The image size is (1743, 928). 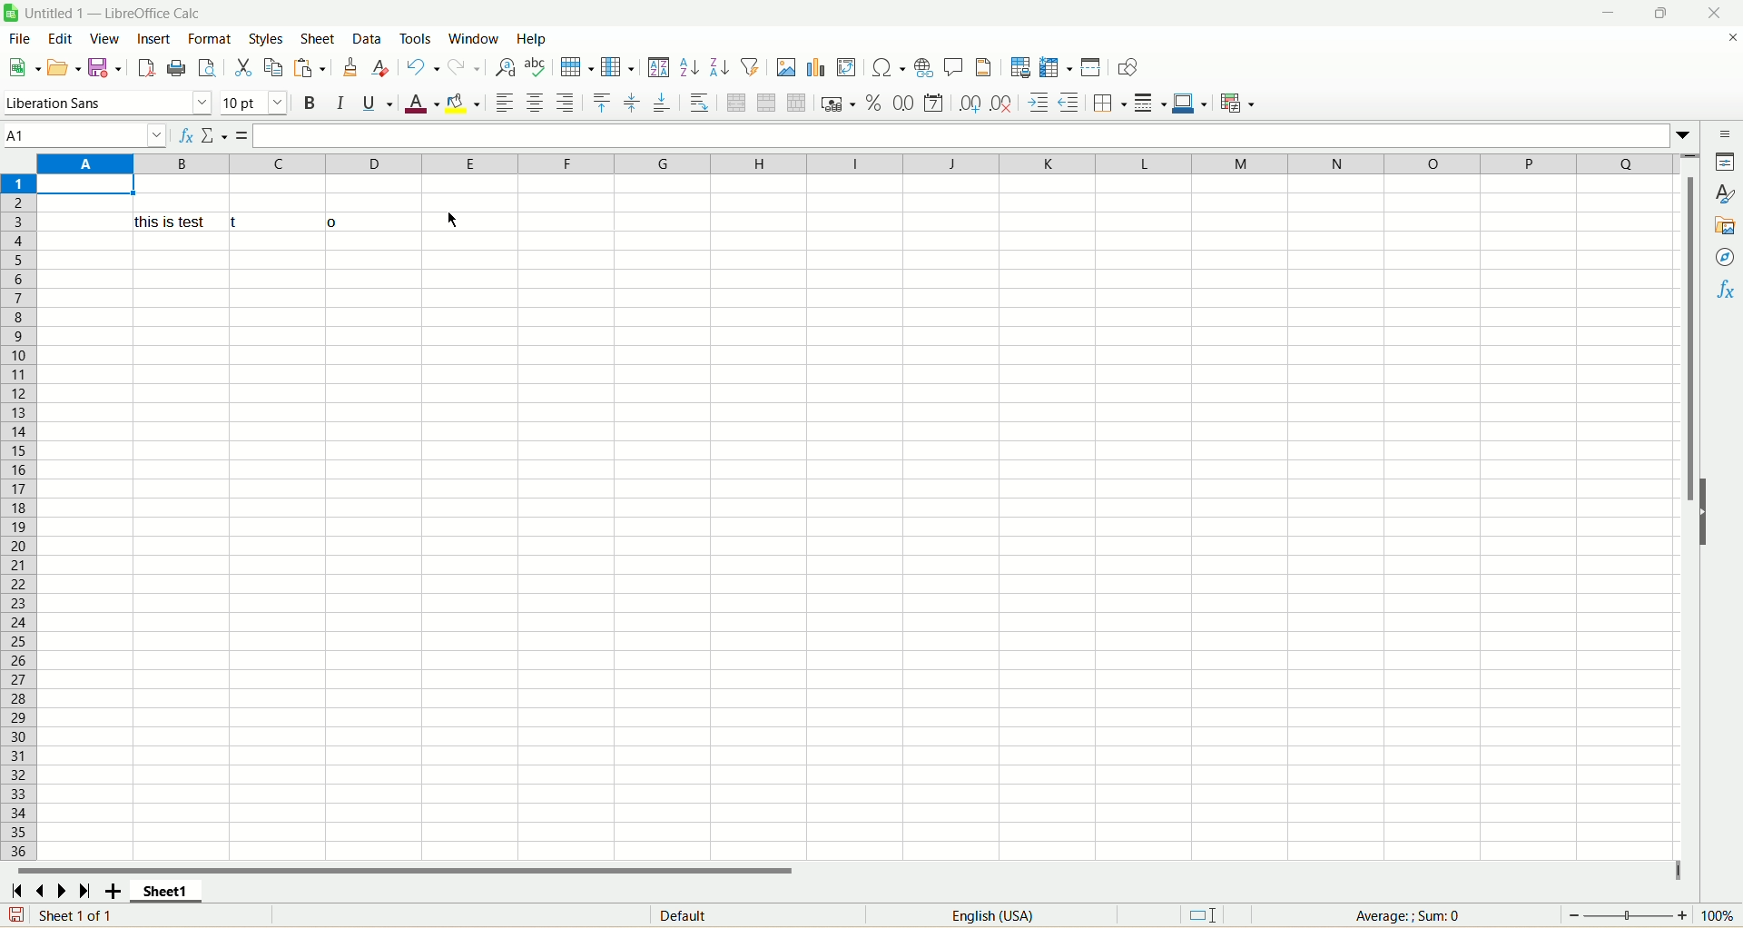 What do you see at coordinates (1728, 164) in the screenshot?
I see `properties` at bounding box center [1728, 164].